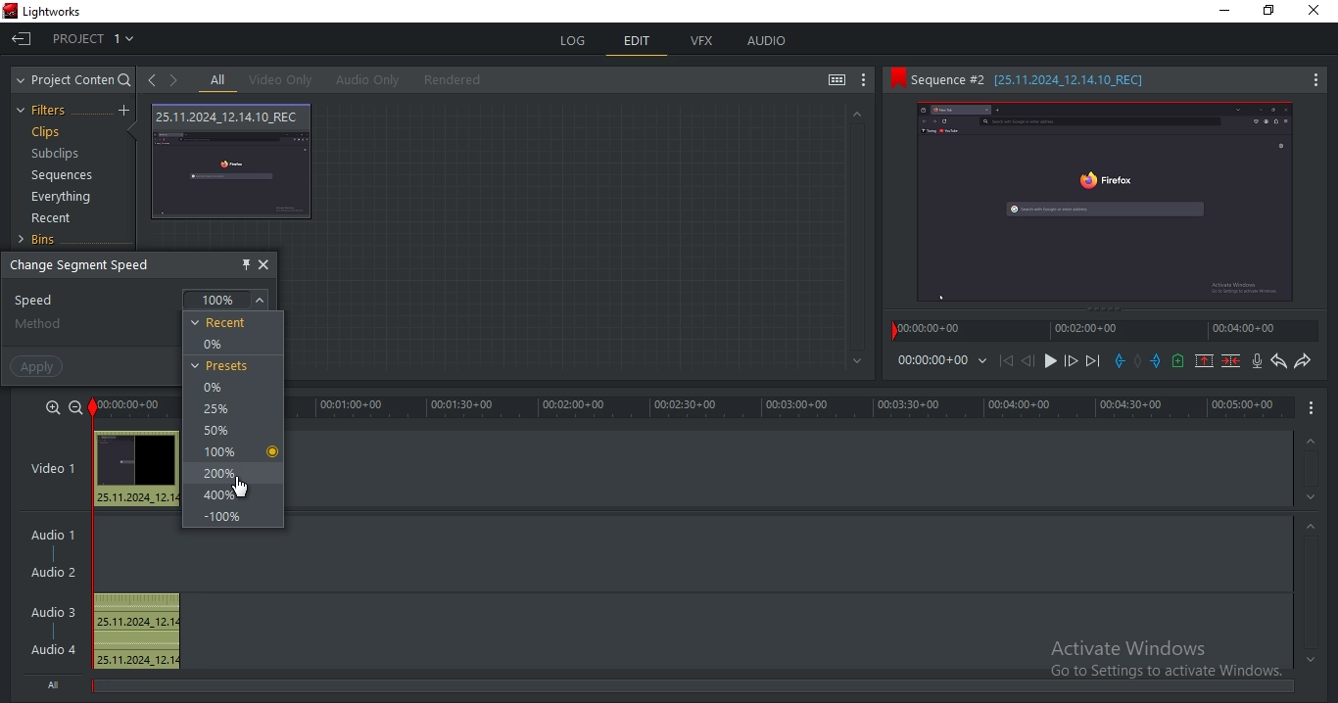 This screenshot has width=1338, height=703. I want to click on start/stop playback, so click(1051, 361).